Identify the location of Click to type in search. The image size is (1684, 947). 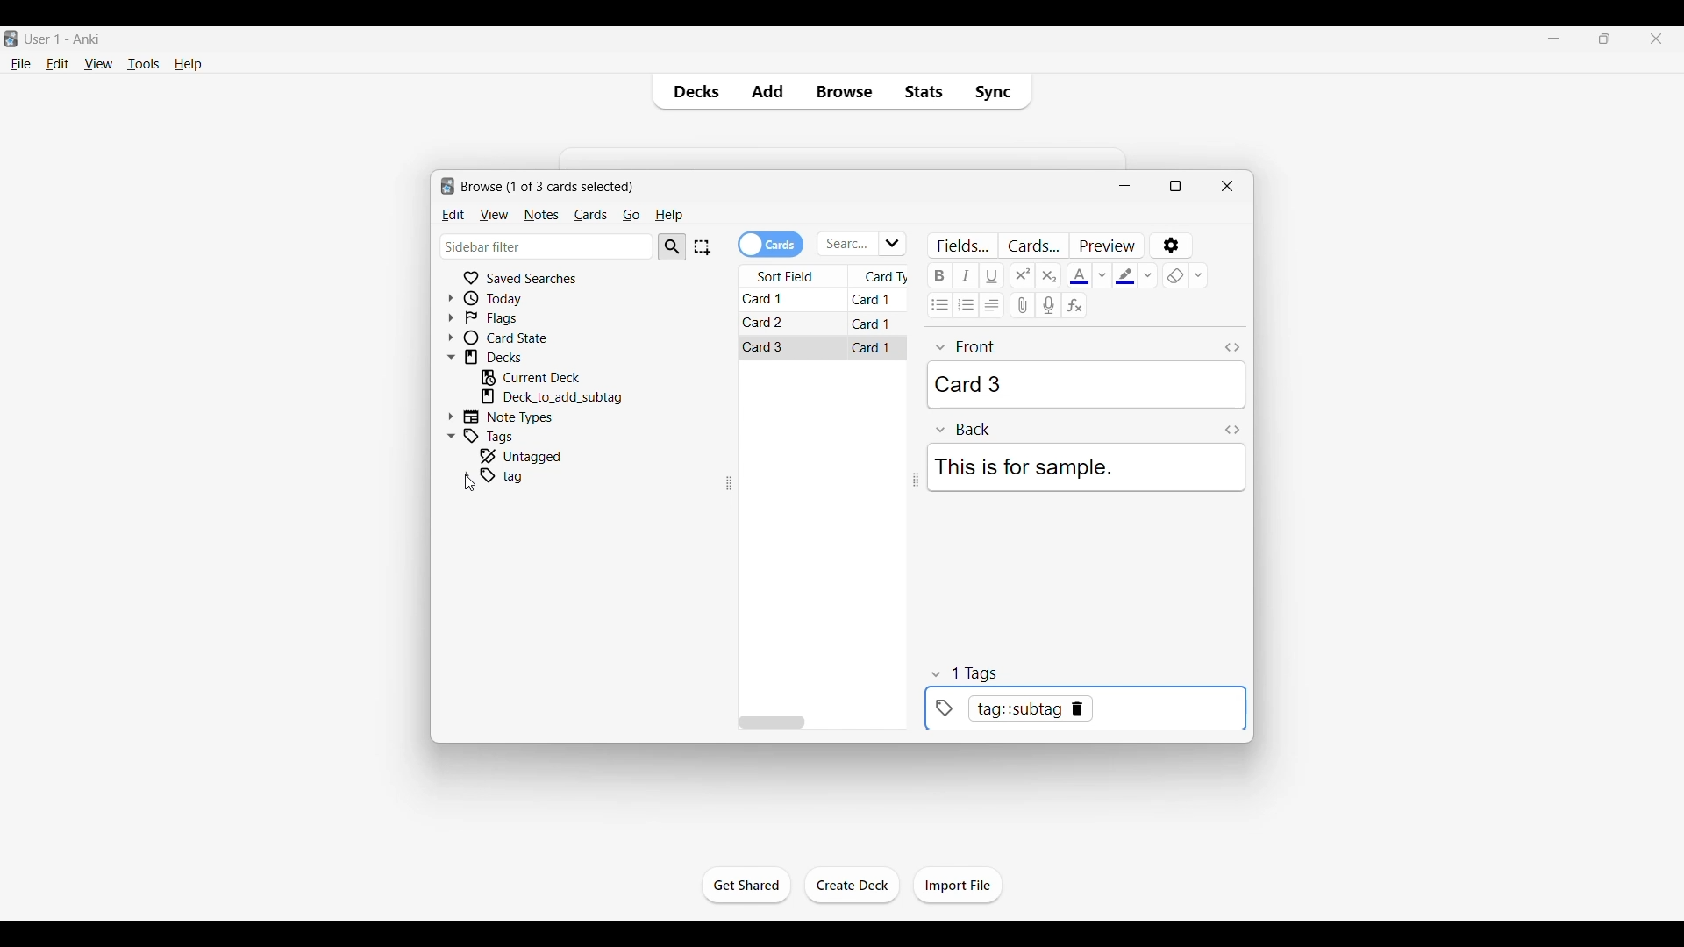
(847, 245).